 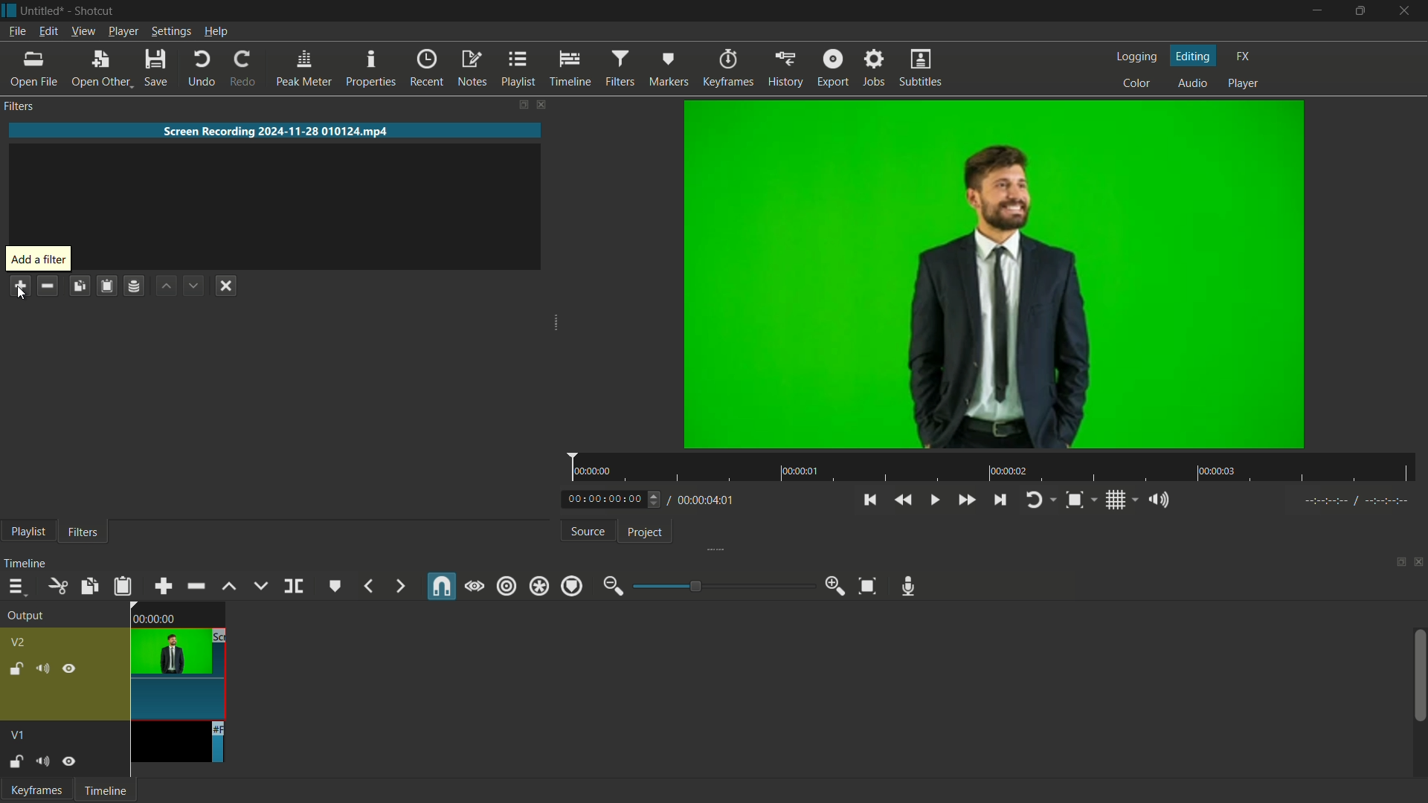 I want to click on recent, so click(x=427, y=69).